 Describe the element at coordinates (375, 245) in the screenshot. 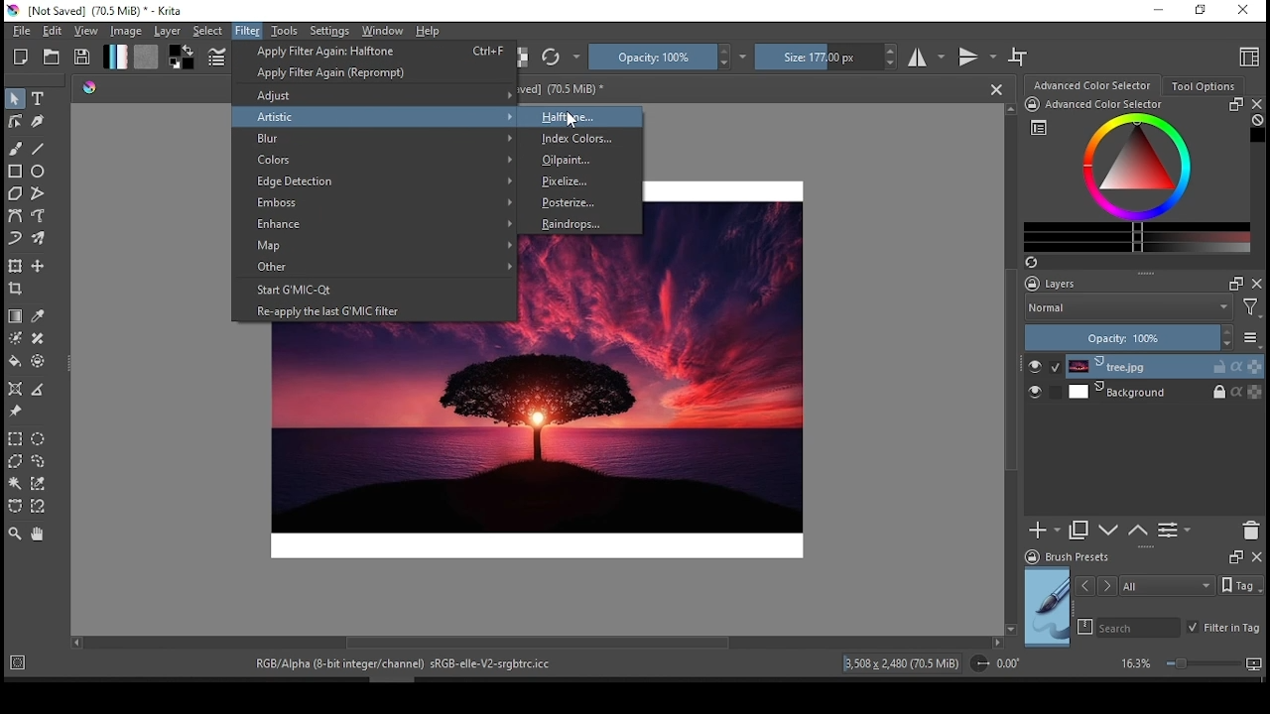

I see `map` at that location.